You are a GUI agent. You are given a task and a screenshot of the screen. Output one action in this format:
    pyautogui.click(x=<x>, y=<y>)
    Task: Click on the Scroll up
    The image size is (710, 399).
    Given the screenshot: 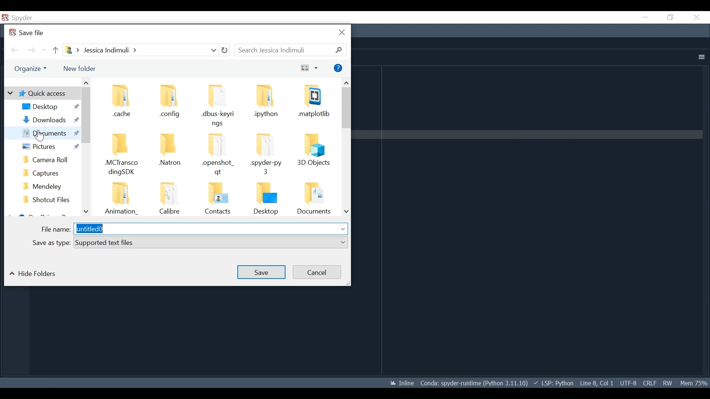 What is the action you would take?
    pyautogui.click(x=346, y=82)
    